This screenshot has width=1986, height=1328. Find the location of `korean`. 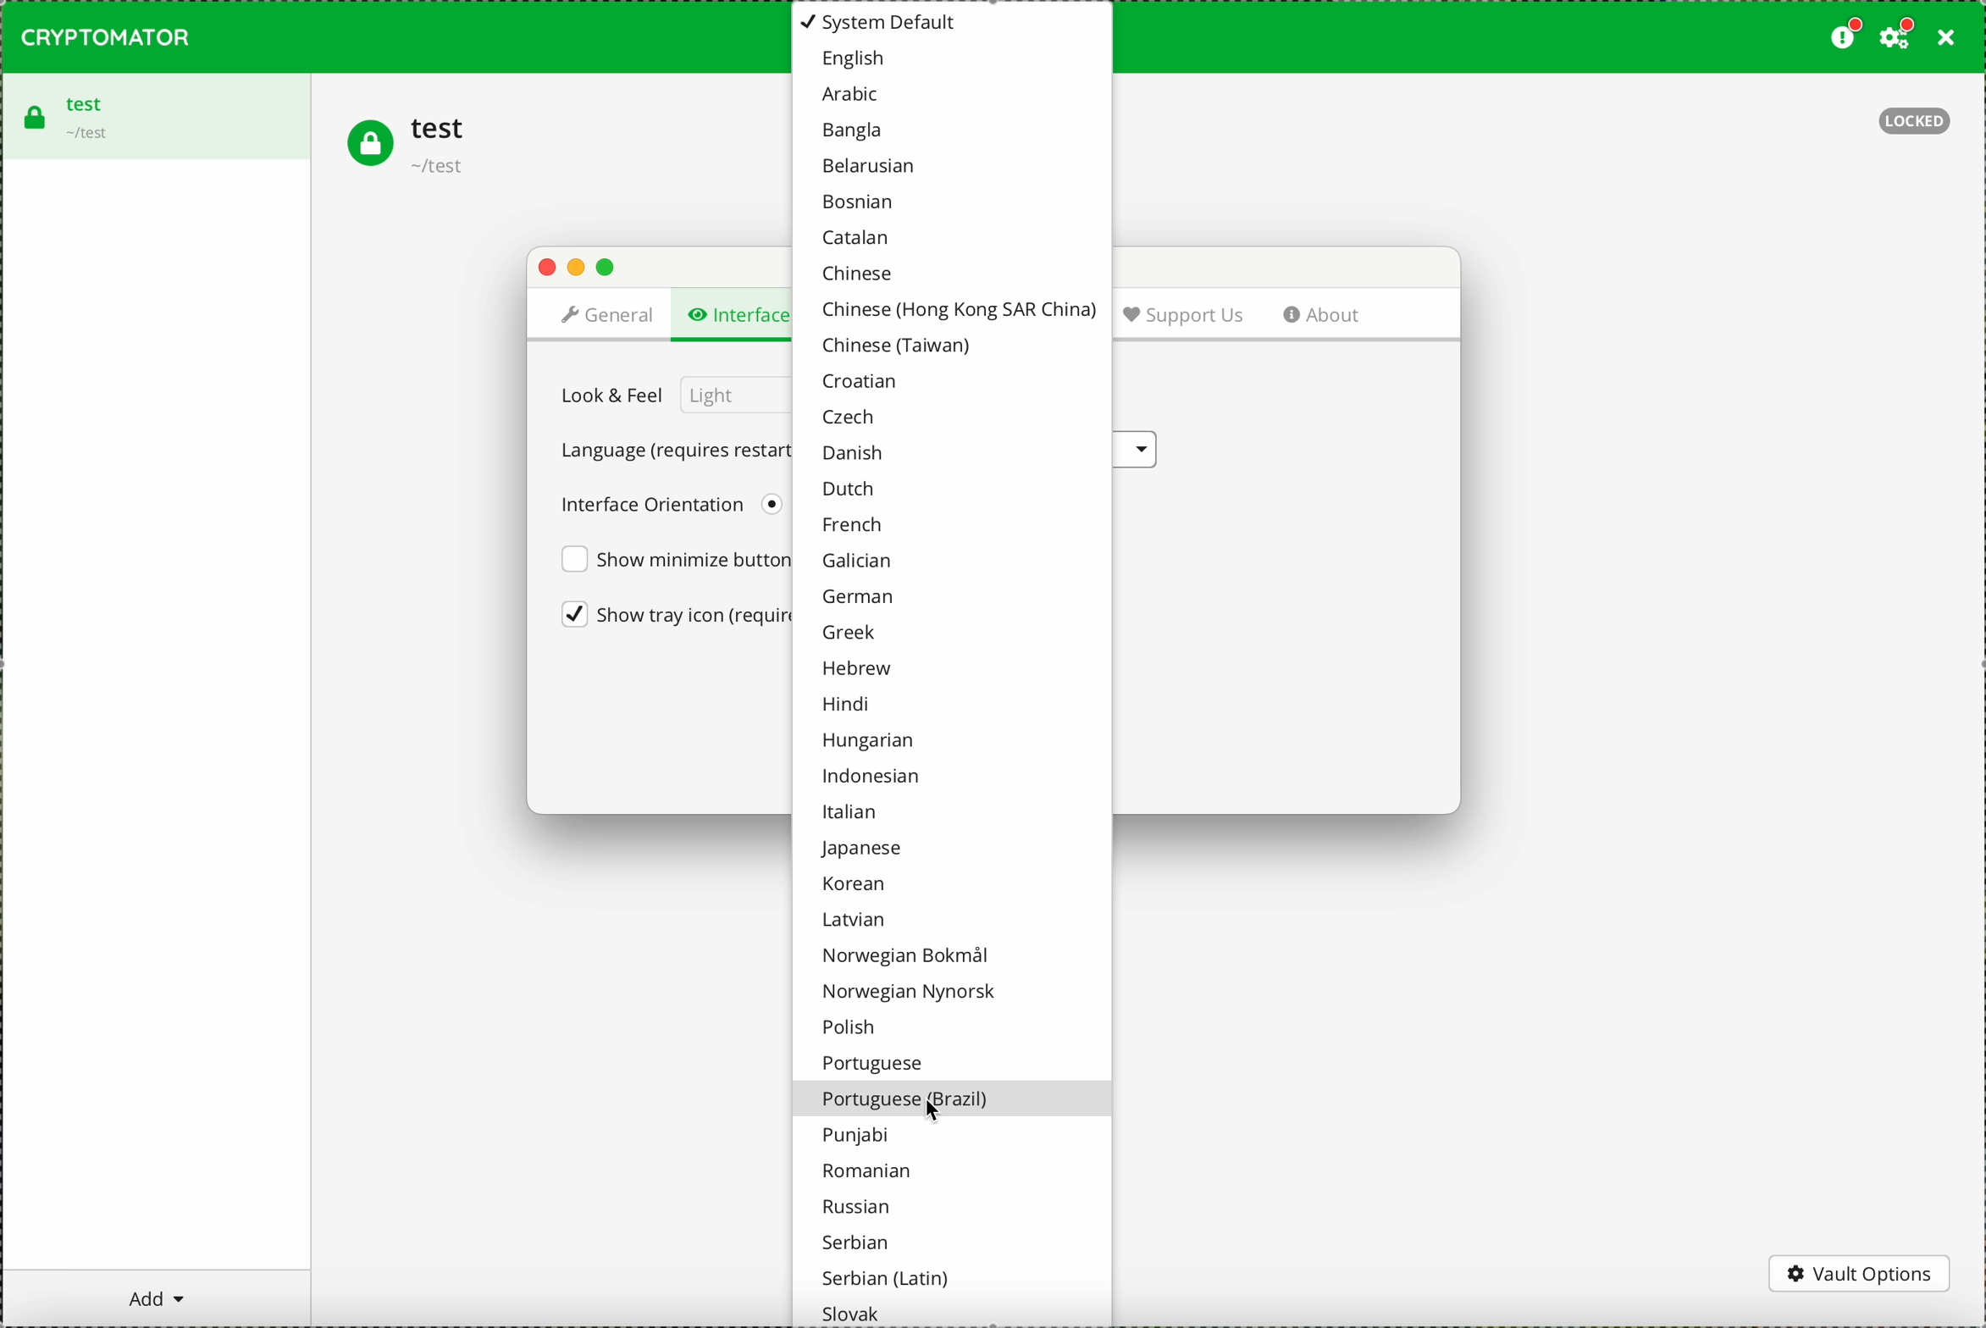

korean is located at coordinates (864, 884).